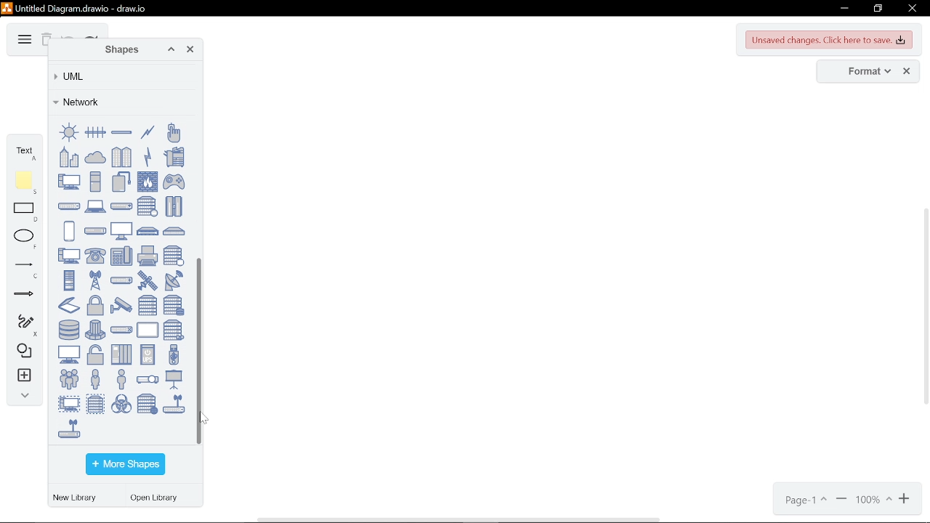 This screenshot has width=930, height=523. I want to click on user female, so click(95, 378).